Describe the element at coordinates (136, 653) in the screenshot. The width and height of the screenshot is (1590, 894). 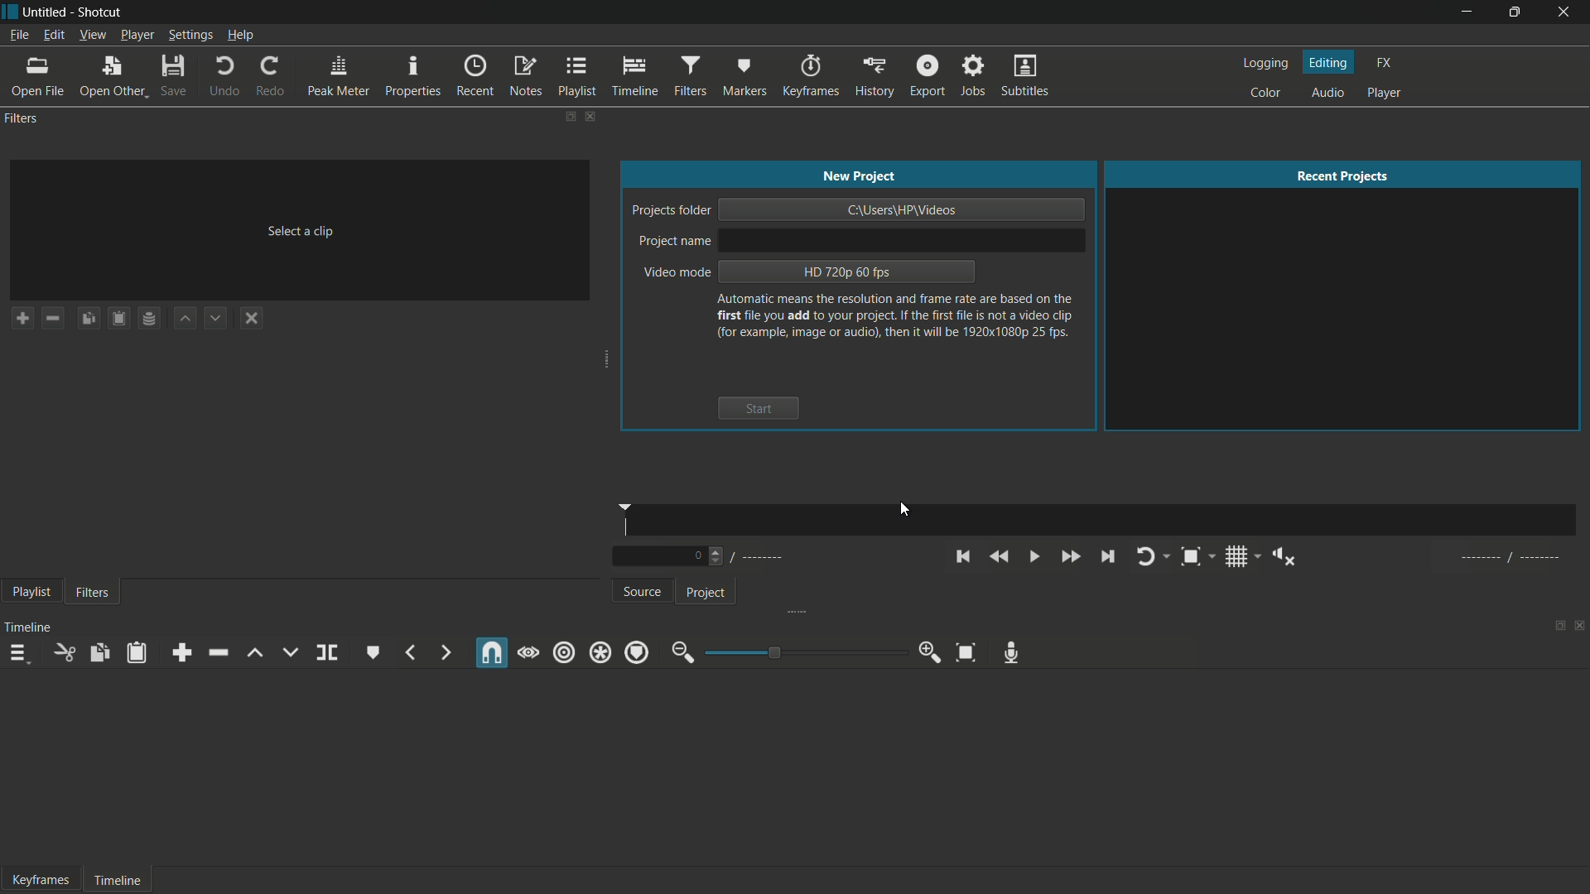
I see `paste` at that location.